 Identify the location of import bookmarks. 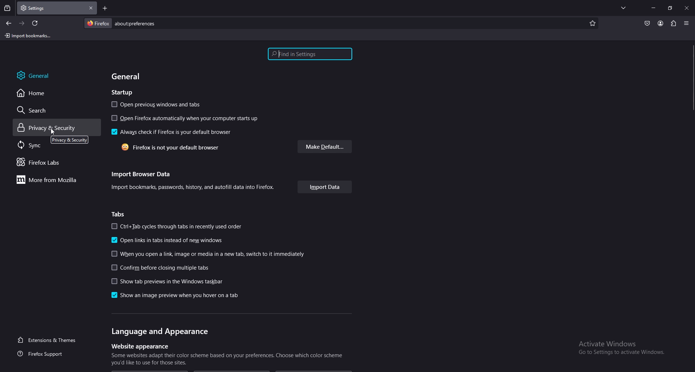
(28, 36).